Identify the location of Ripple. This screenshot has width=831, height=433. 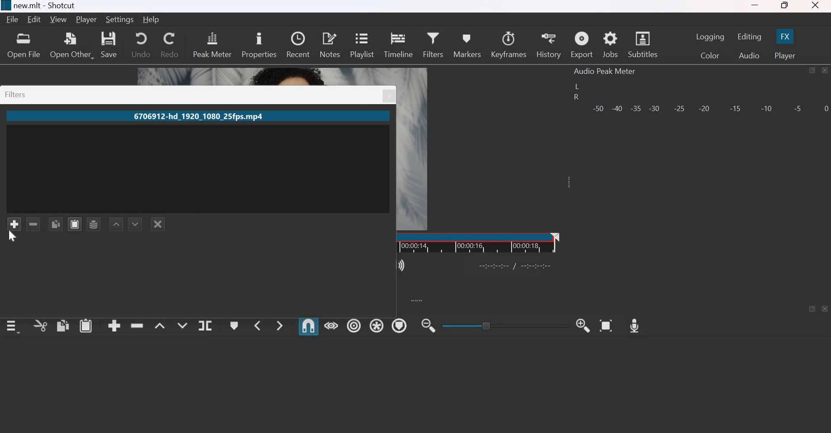
(354, 324).